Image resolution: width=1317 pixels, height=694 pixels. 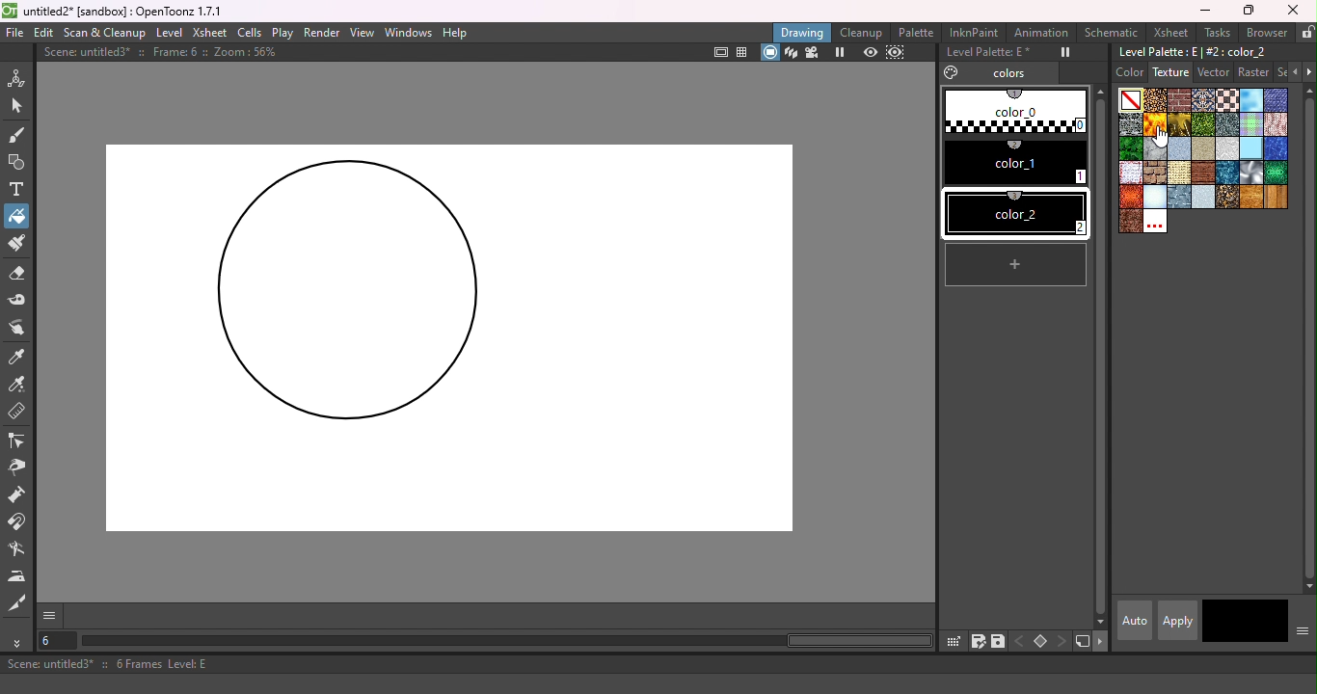 What do you see at coordinates (1220, 621) in the screenshot?
I see `Current style` at bounding box center [1220, 621].